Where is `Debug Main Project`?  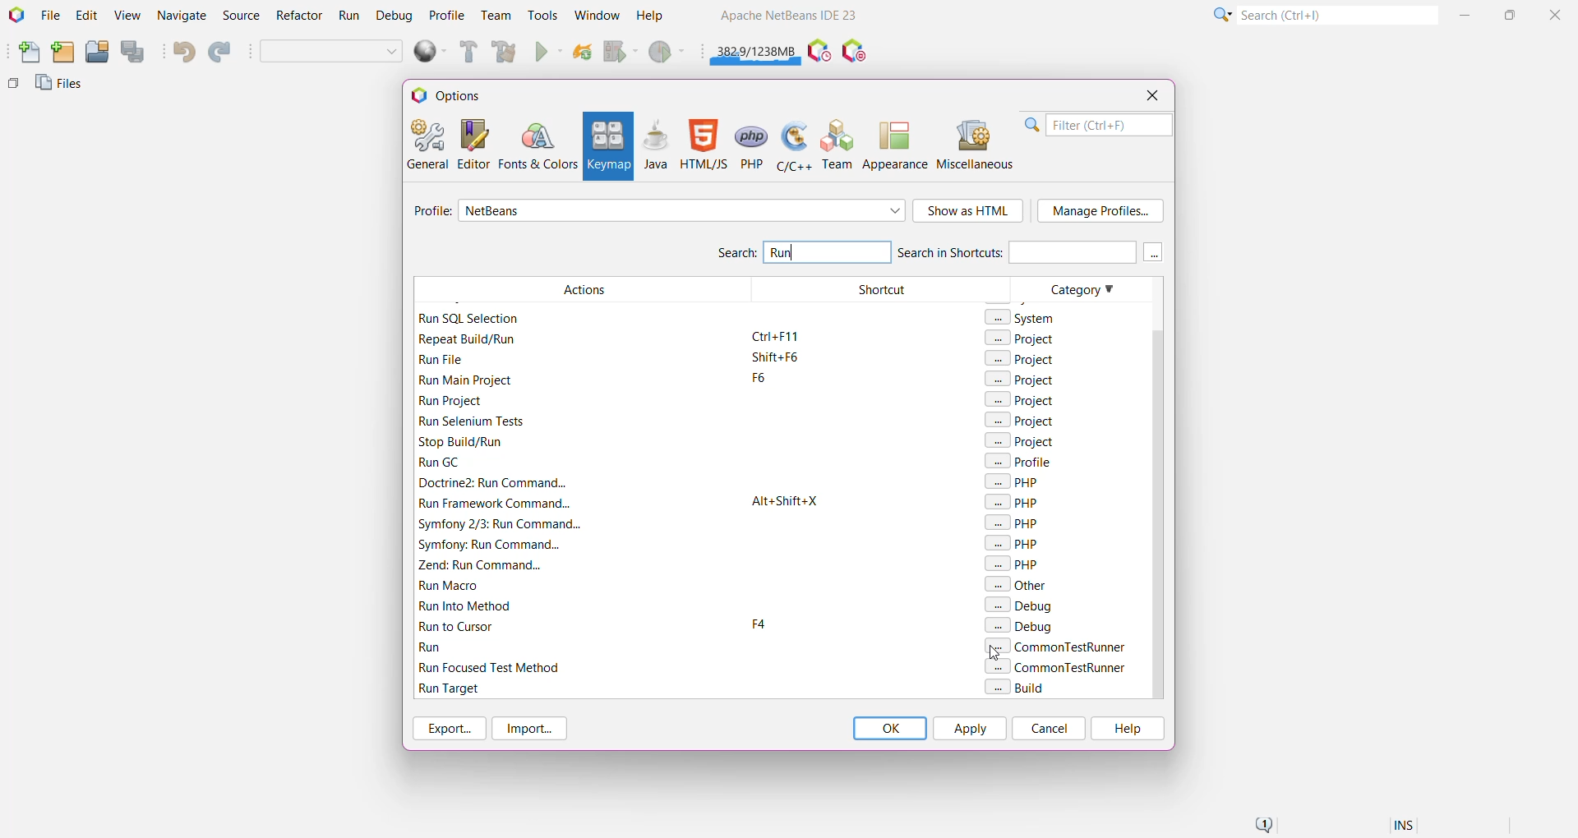 Debug Main Project is located at coordinates (620, 52).